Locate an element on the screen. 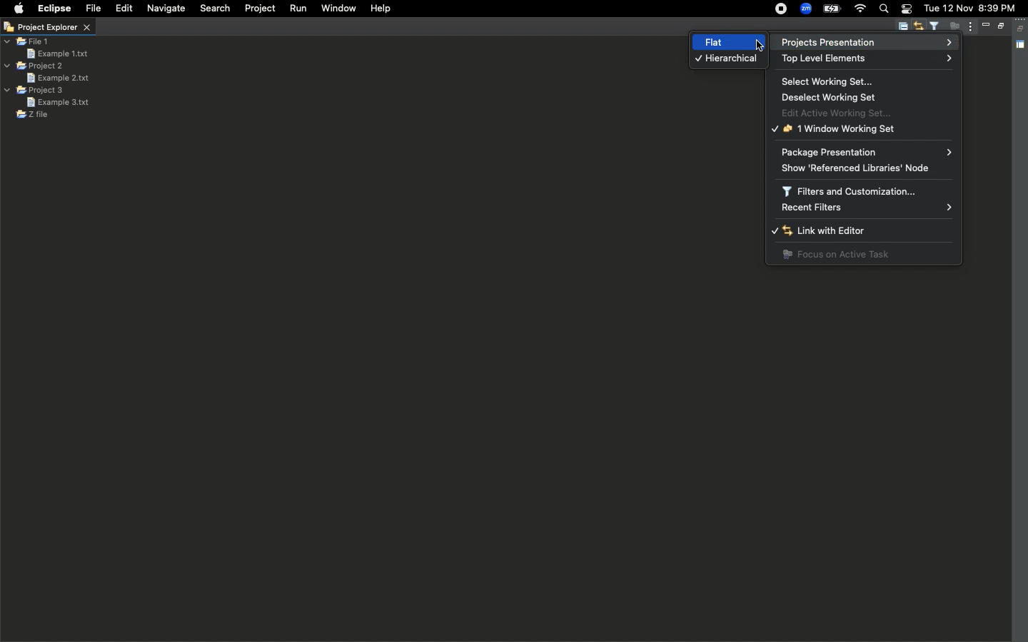  Example 1 text file is located at coordinates (57, 53).